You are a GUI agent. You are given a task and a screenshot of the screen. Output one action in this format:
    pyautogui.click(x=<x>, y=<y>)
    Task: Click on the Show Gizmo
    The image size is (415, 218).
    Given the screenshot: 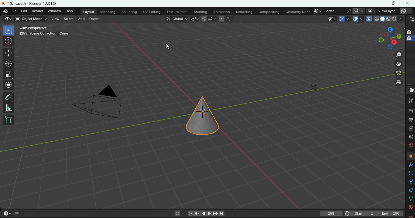 What is the action you would take?
    pyautogui.click(x=342, y=19)
    